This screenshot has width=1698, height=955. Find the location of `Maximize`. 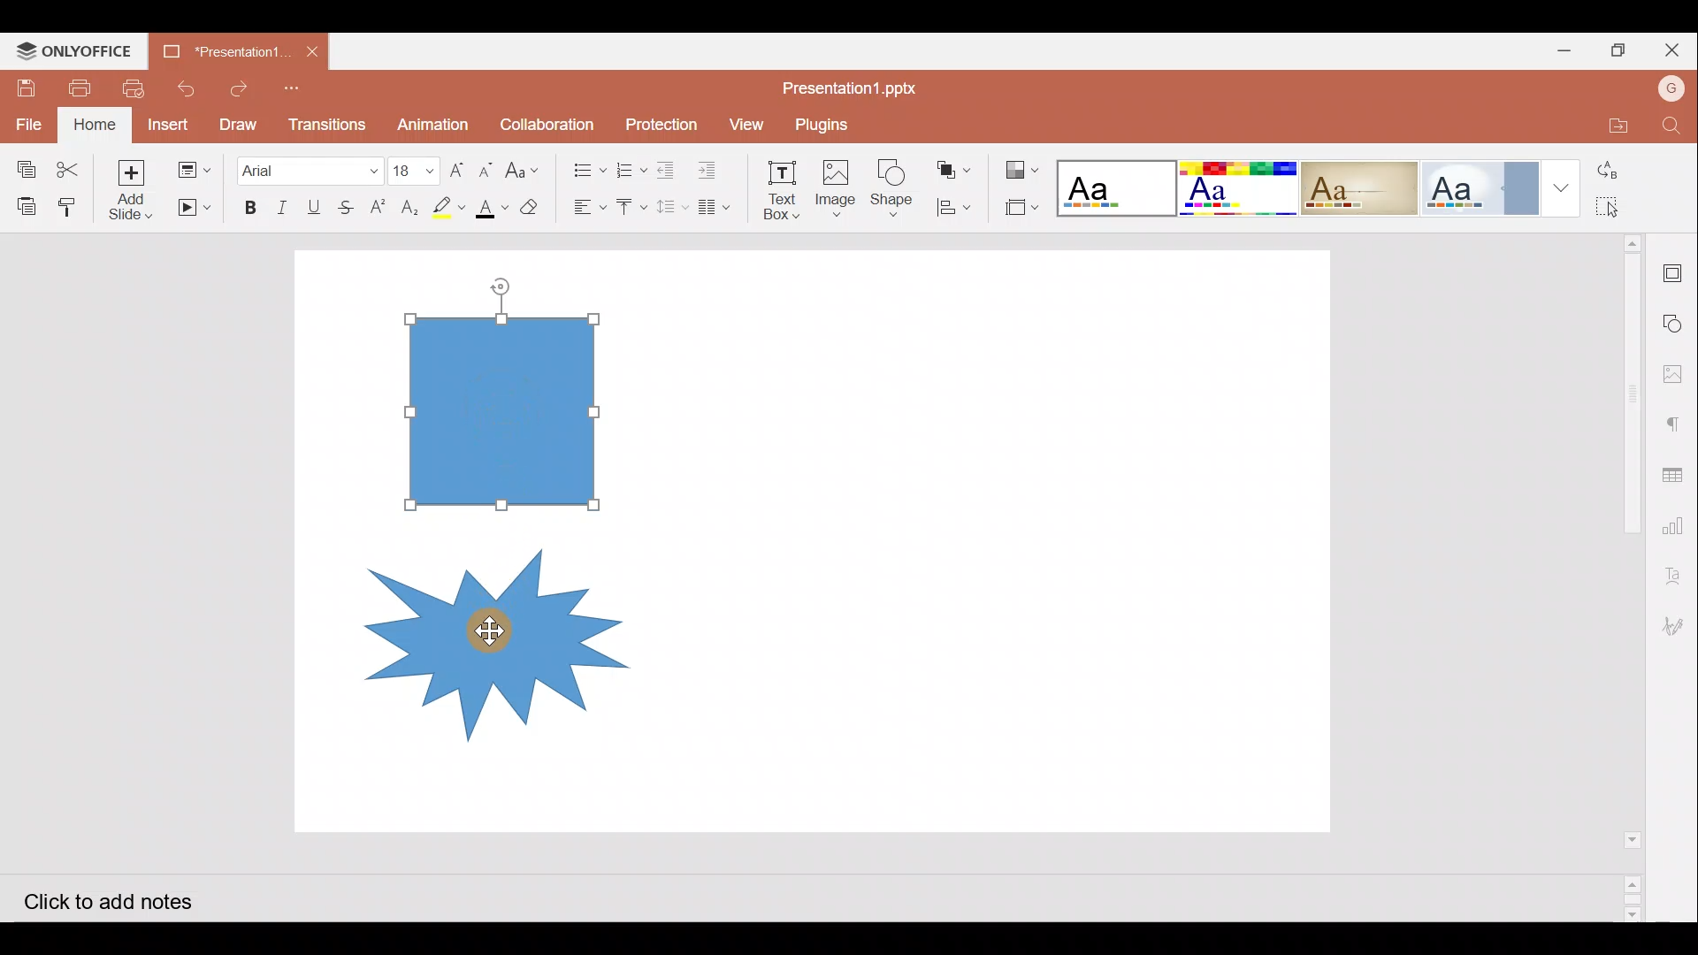

Maximize is located at coordinates (1622, 50).